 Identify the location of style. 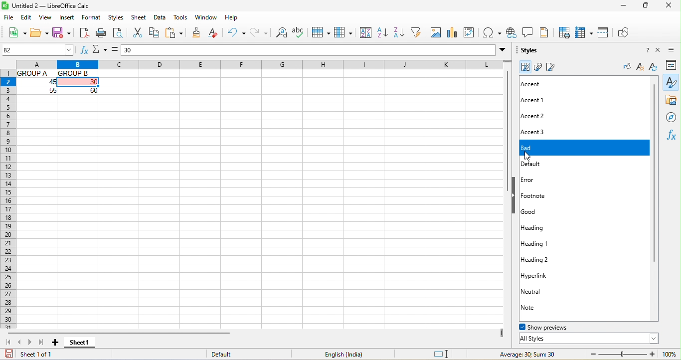
(671, 82).